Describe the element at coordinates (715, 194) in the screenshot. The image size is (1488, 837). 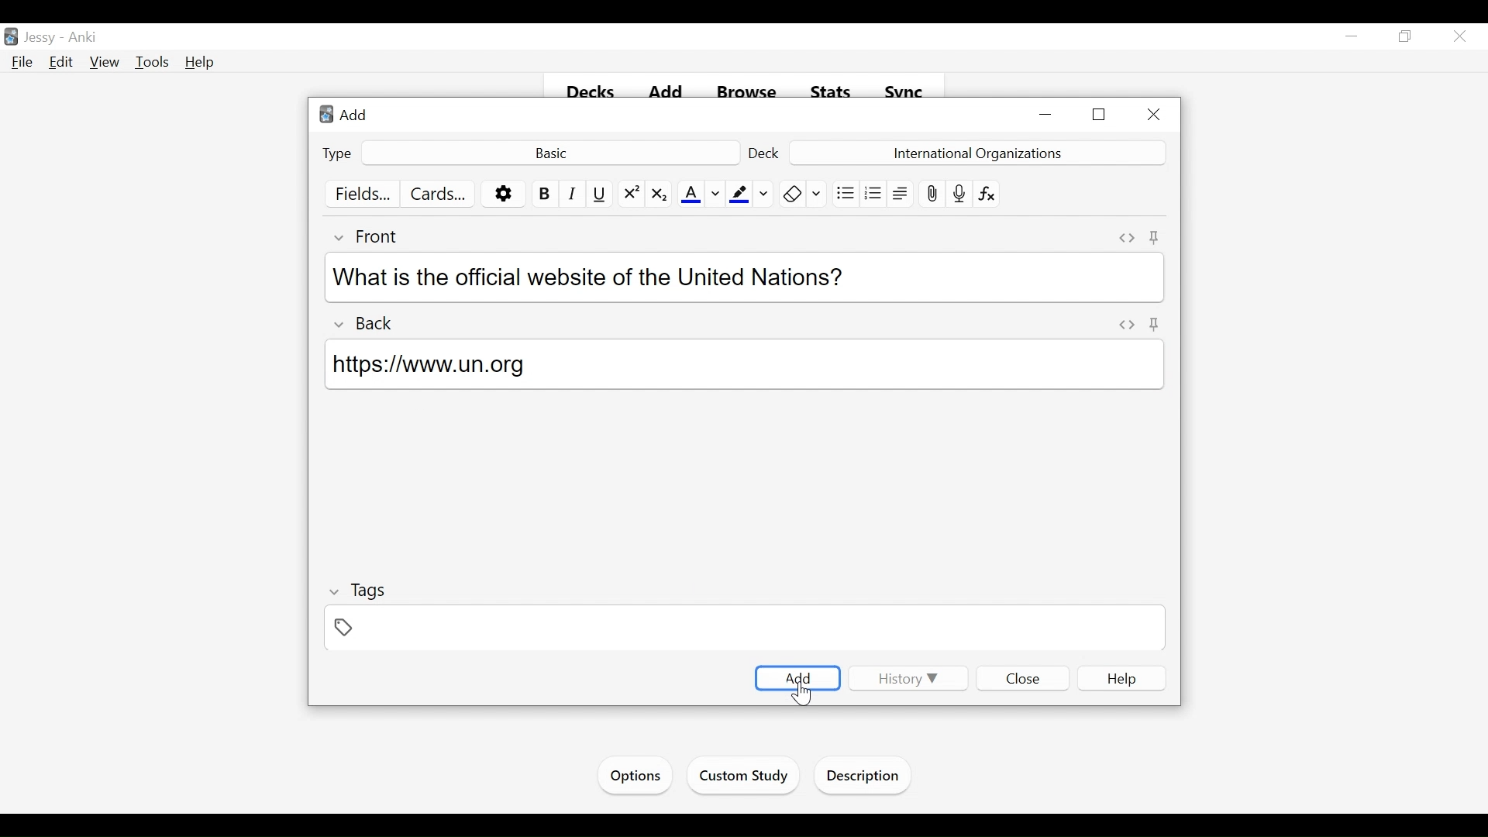
I see `Change color` at that location.